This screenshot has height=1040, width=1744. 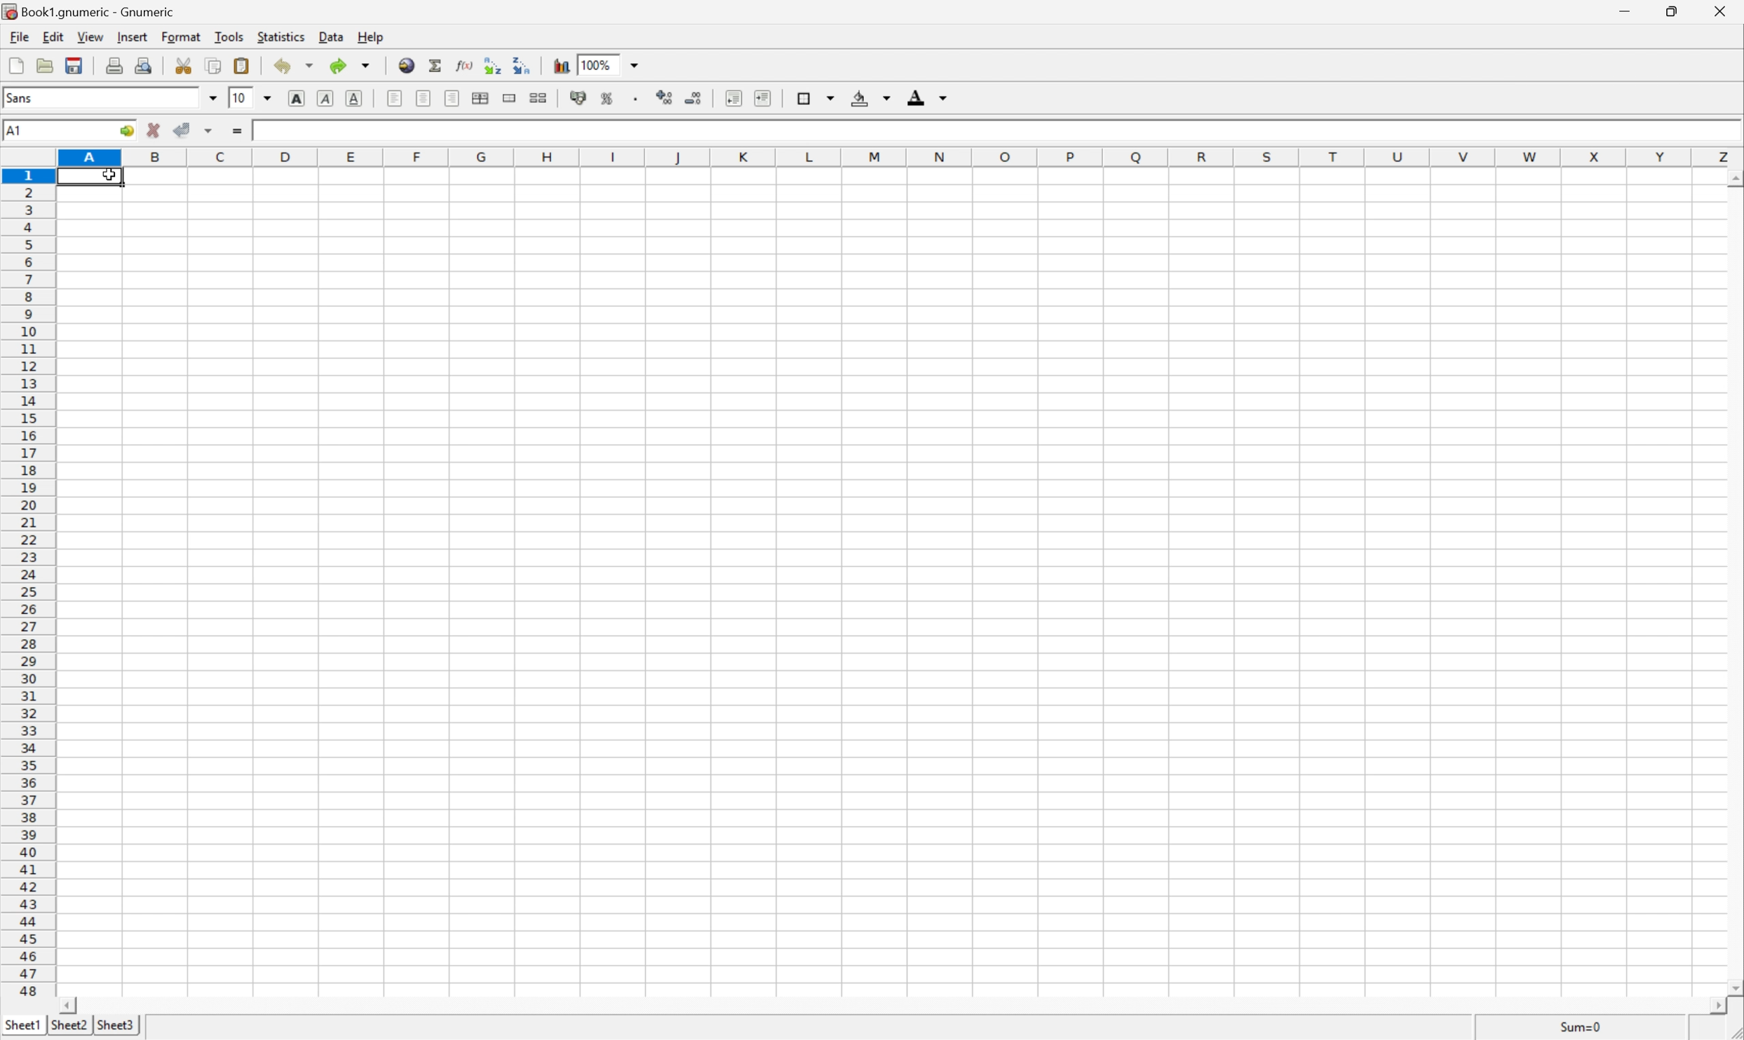 I want to click on copy, so click(x=215, y=64).